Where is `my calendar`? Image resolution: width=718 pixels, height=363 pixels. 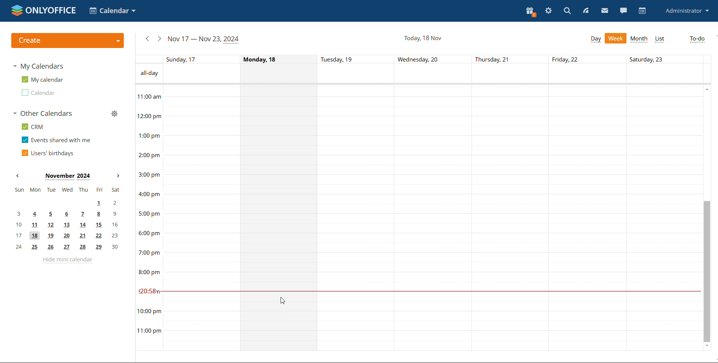
my calendar is located at coordinates (42, 79).